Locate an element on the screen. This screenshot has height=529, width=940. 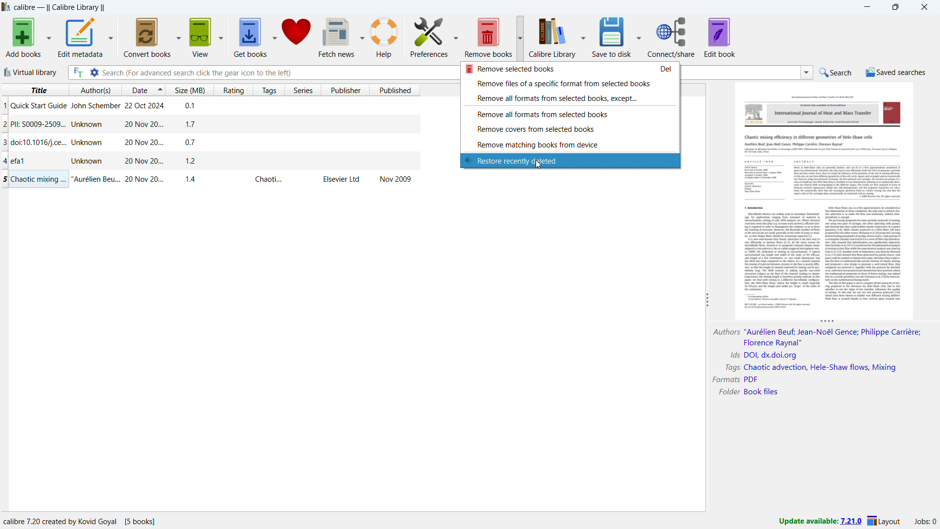
sort by tags is located at coordinates (270, 90).